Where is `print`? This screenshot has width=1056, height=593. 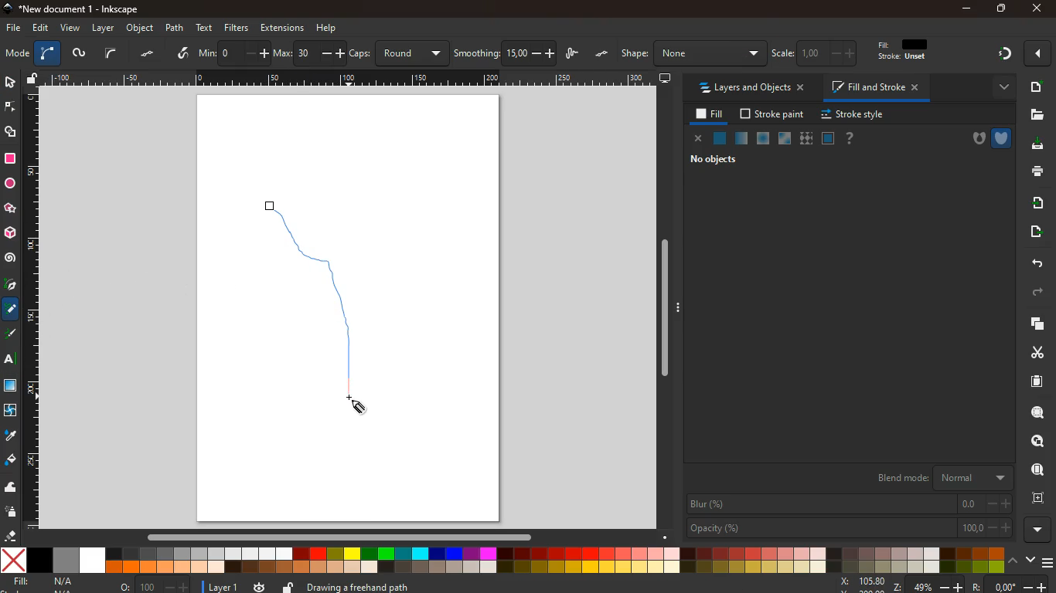 print is located at coordinates (1037, 172).